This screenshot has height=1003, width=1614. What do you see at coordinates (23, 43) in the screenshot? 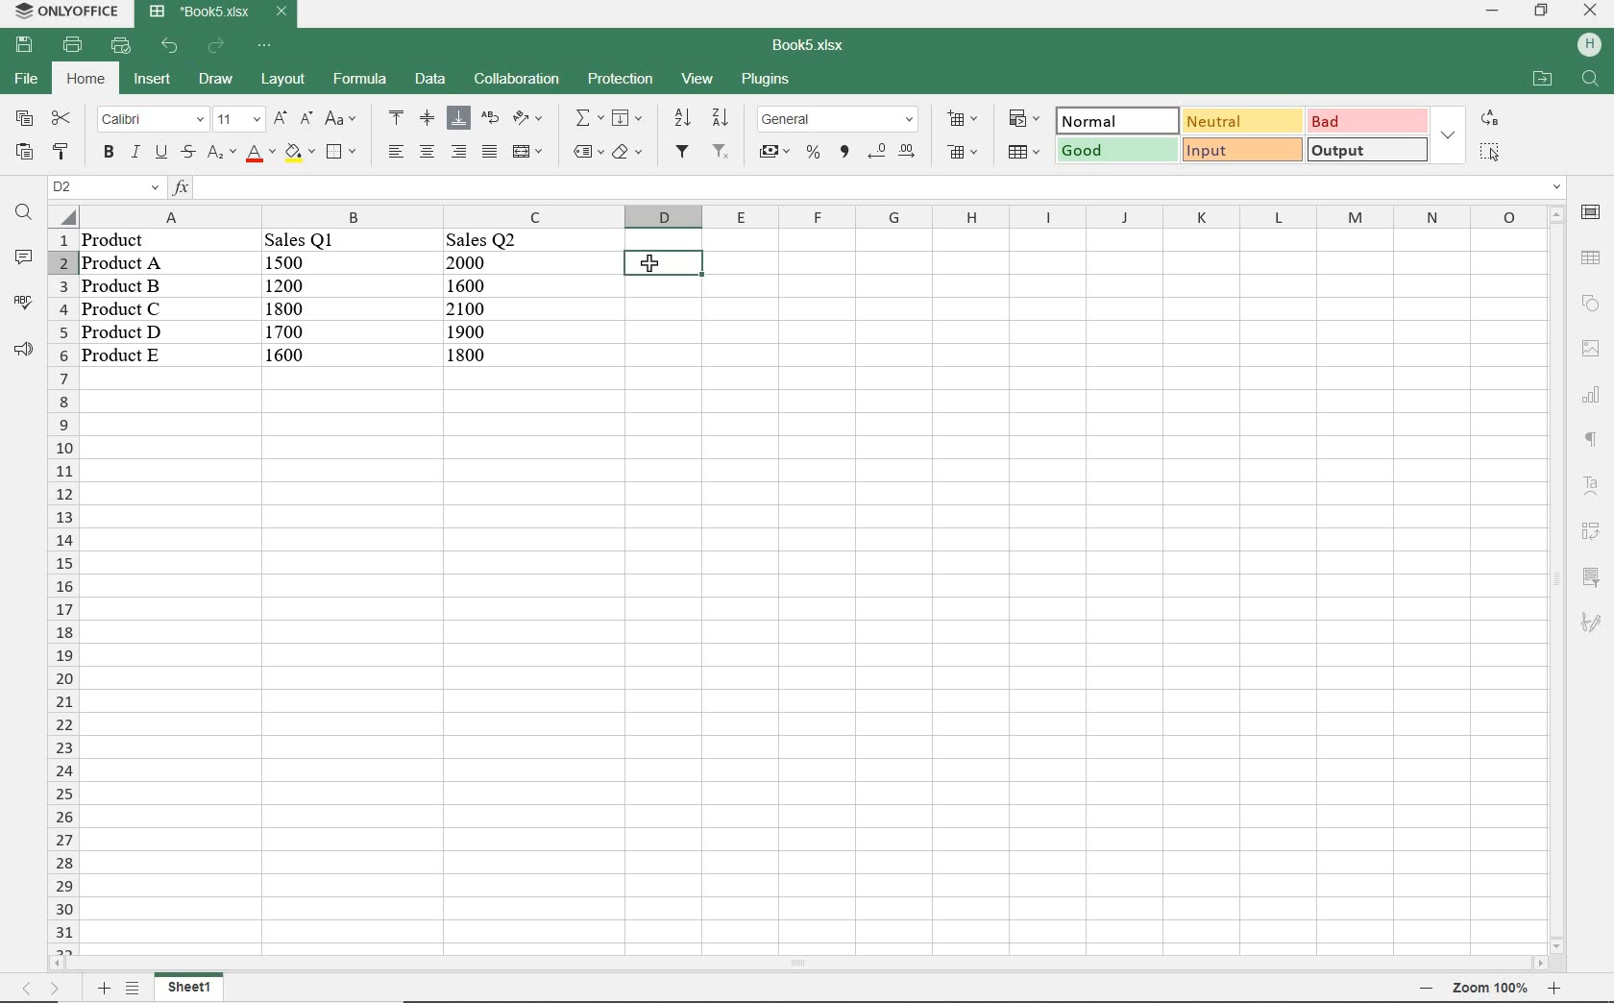
I see `save` at bounding box center [23, 43].